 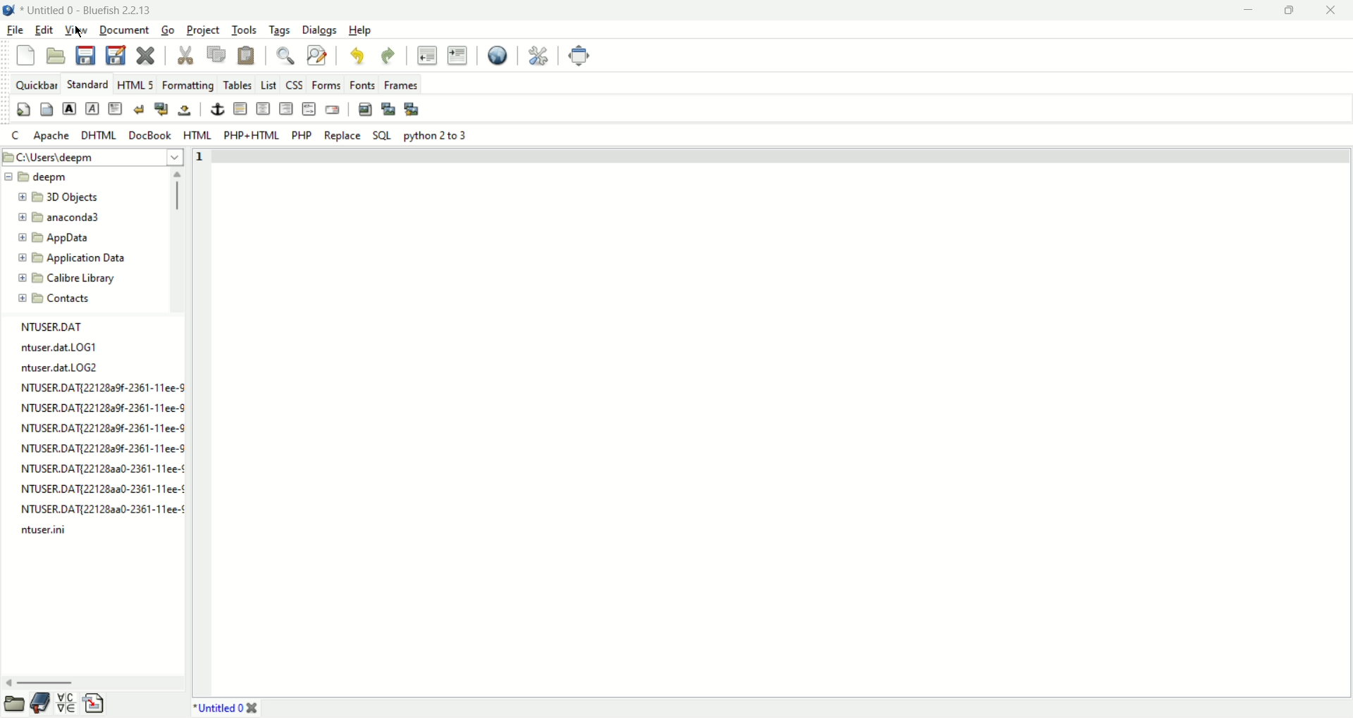 What do you see at coordinates (180, 243) in the screenshot?
I see `scroll bar` at bounding box center [180, 243].